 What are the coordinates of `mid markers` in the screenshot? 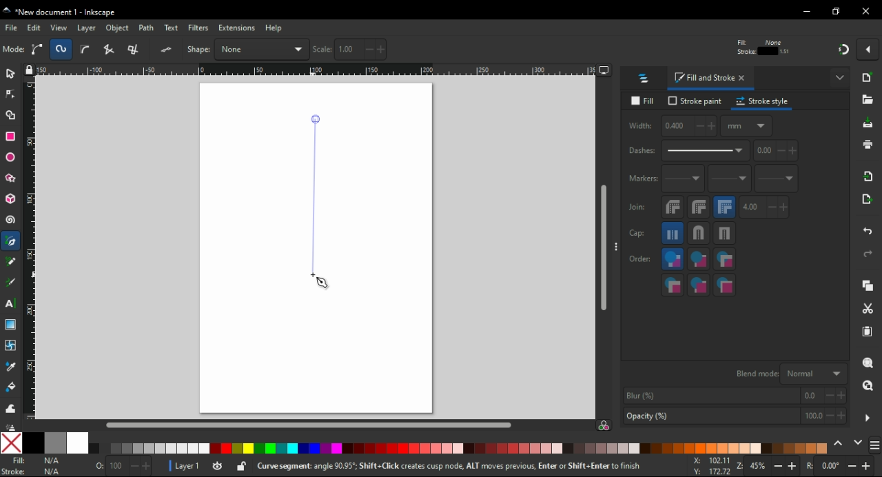 It's located at (729, 179).